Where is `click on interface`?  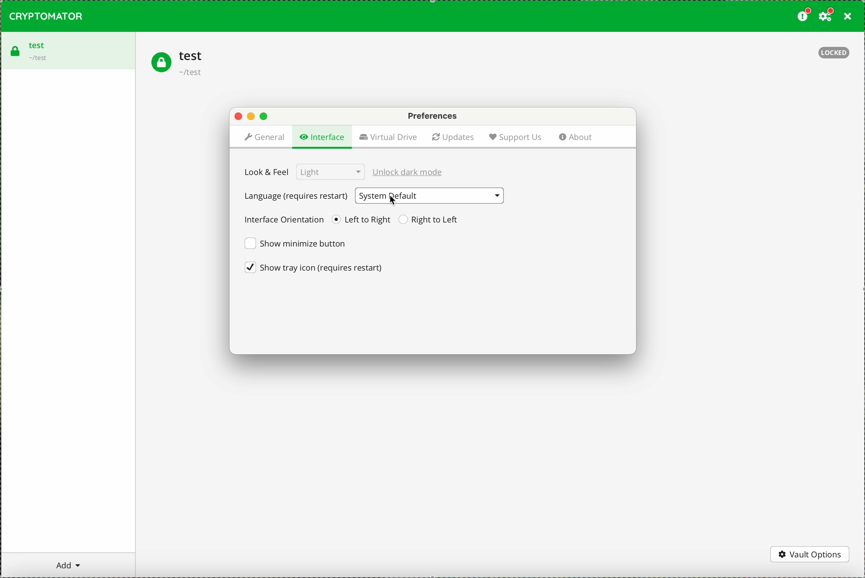 click on interface is located at coordinates (322, 136).